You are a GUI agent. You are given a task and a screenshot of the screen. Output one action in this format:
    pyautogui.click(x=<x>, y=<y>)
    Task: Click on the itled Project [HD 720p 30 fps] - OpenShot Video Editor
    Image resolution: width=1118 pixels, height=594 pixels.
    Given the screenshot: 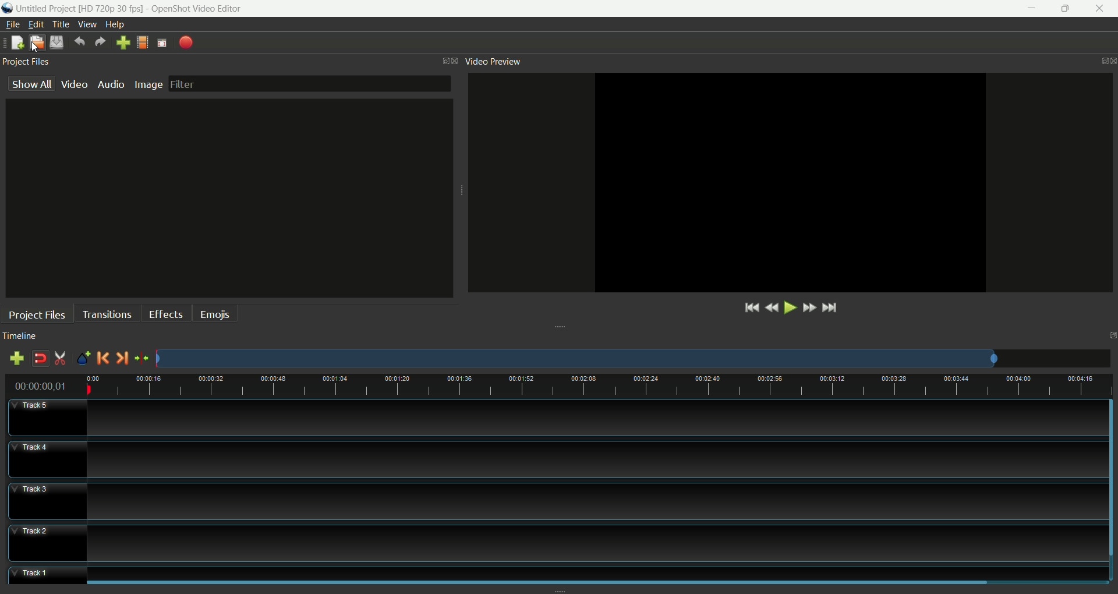 What is the action you would take?
    pyautogui.click(x=135, y=8)
    